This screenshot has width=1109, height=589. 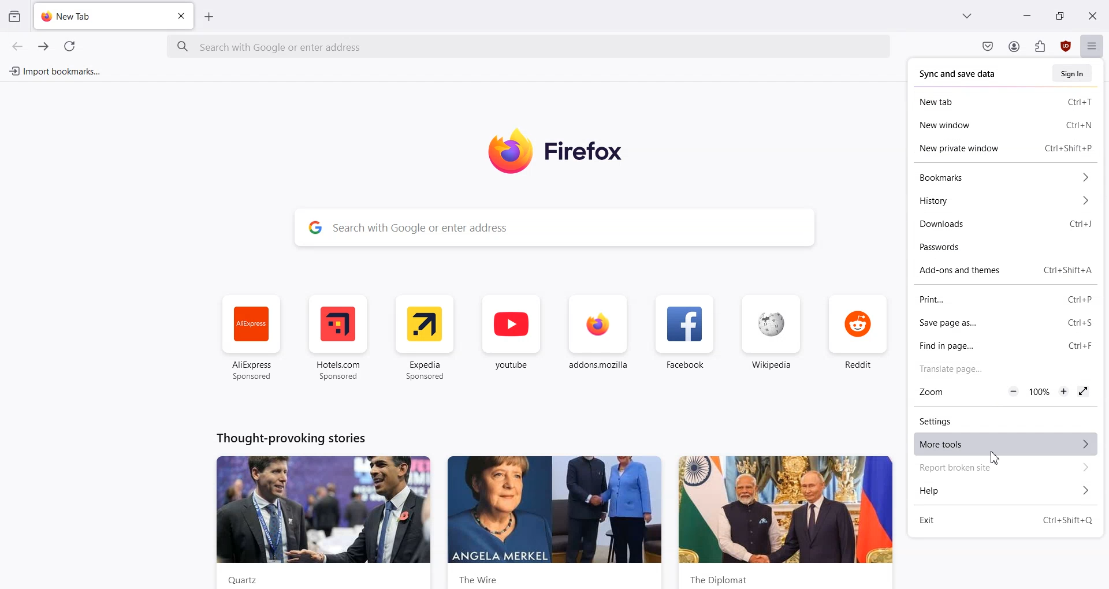 What do you see at coordinates (772, 338) in the screenshot?
I see `Wikipedia` at bounding box center [772, 338].